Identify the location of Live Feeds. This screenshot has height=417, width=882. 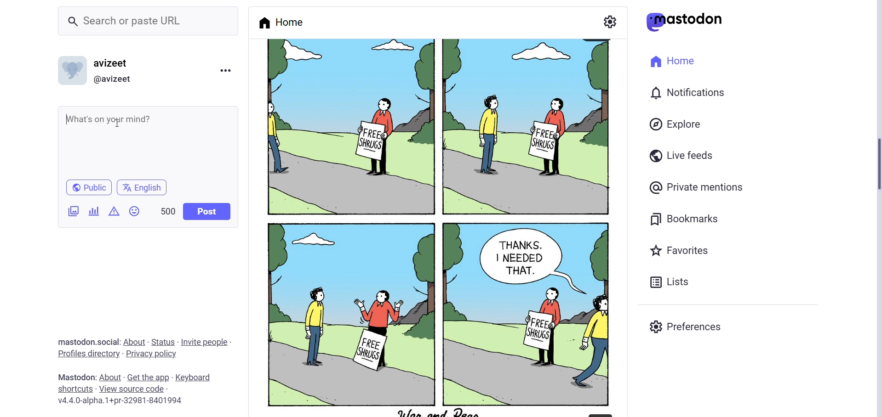
(682, 155).